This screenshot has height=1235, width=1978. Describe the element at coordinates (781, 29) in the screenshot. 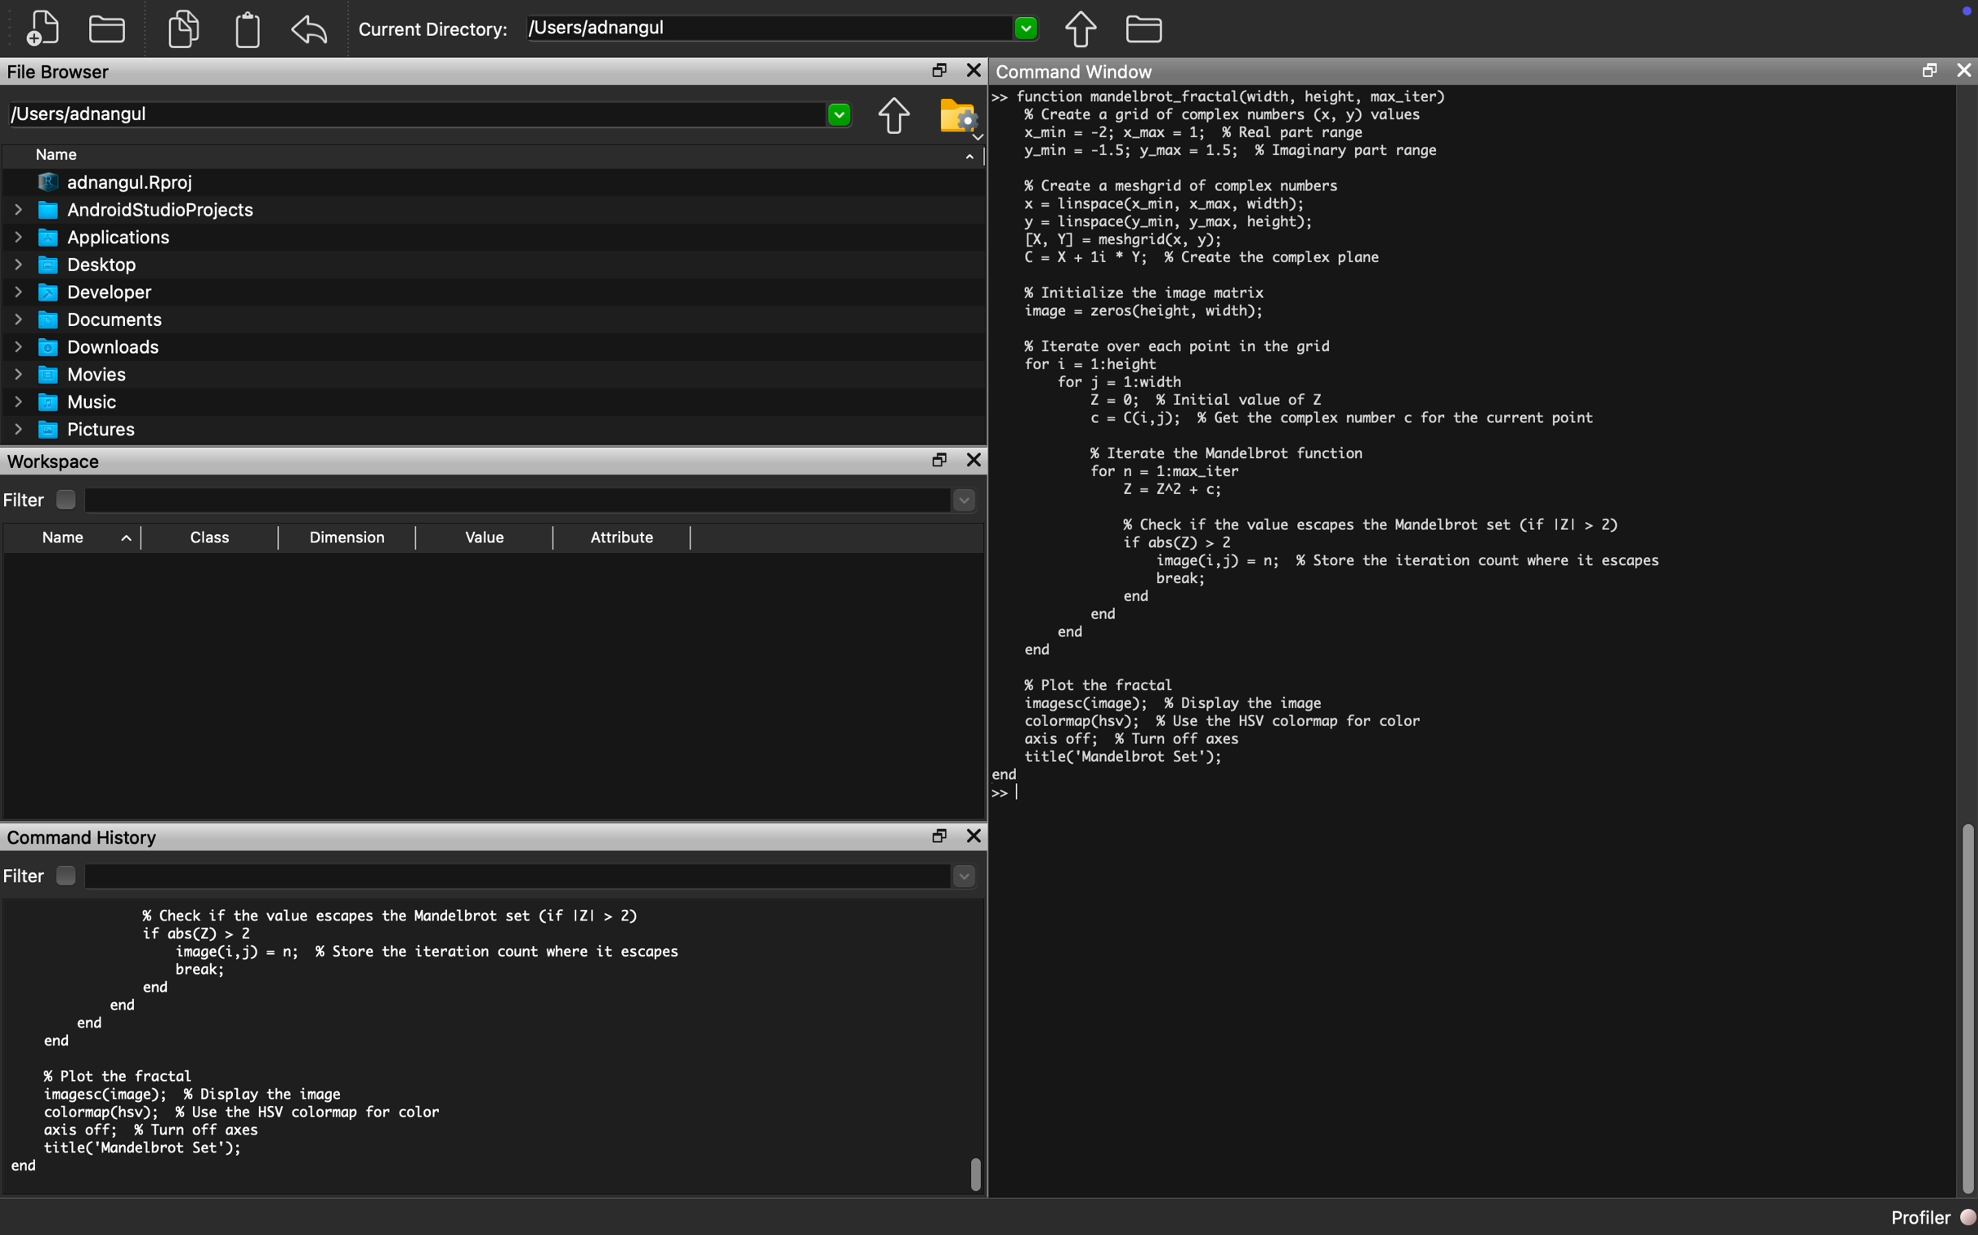

I see `/Users/adnangul ` at that location.